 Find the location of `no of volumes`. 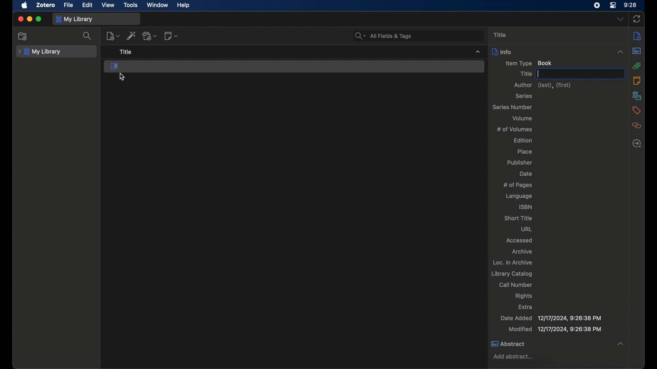

no of volumes is located at coordinates (516, 129).